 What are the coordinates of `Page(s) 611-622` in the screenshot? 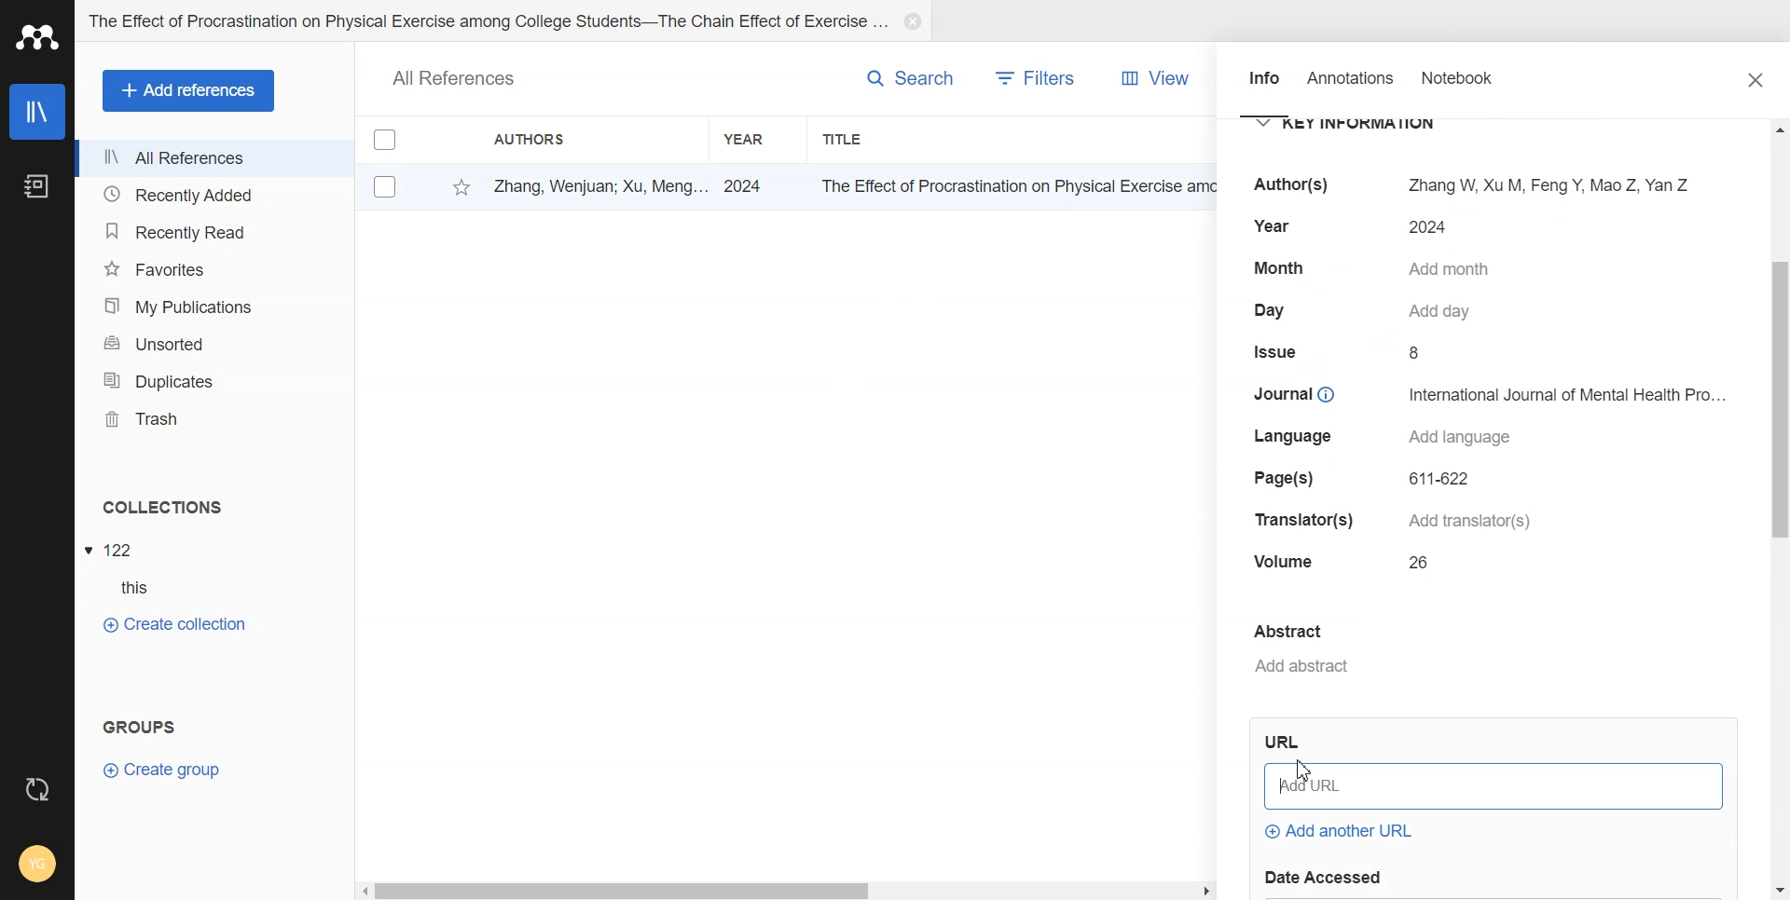 It's located at (1367, 478).